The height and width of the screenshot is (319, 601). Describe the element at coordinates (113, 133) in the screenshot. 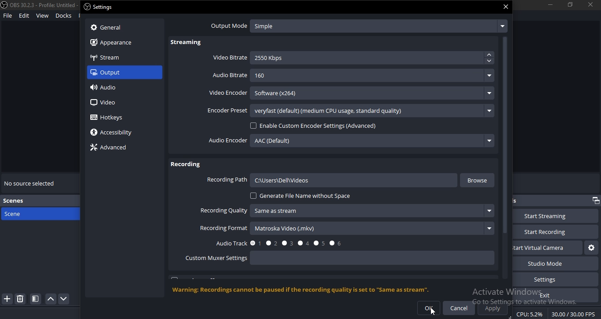

I see `accessiblity` at that location.